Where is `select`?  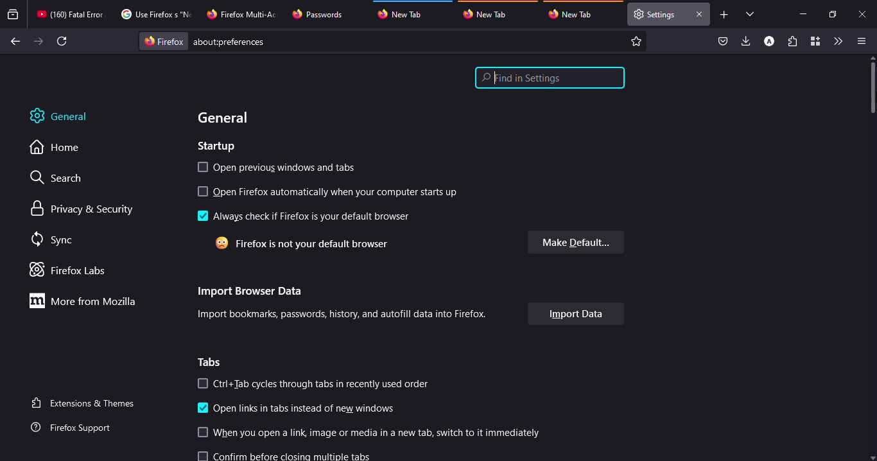 select is located at coordinates (203, 383).